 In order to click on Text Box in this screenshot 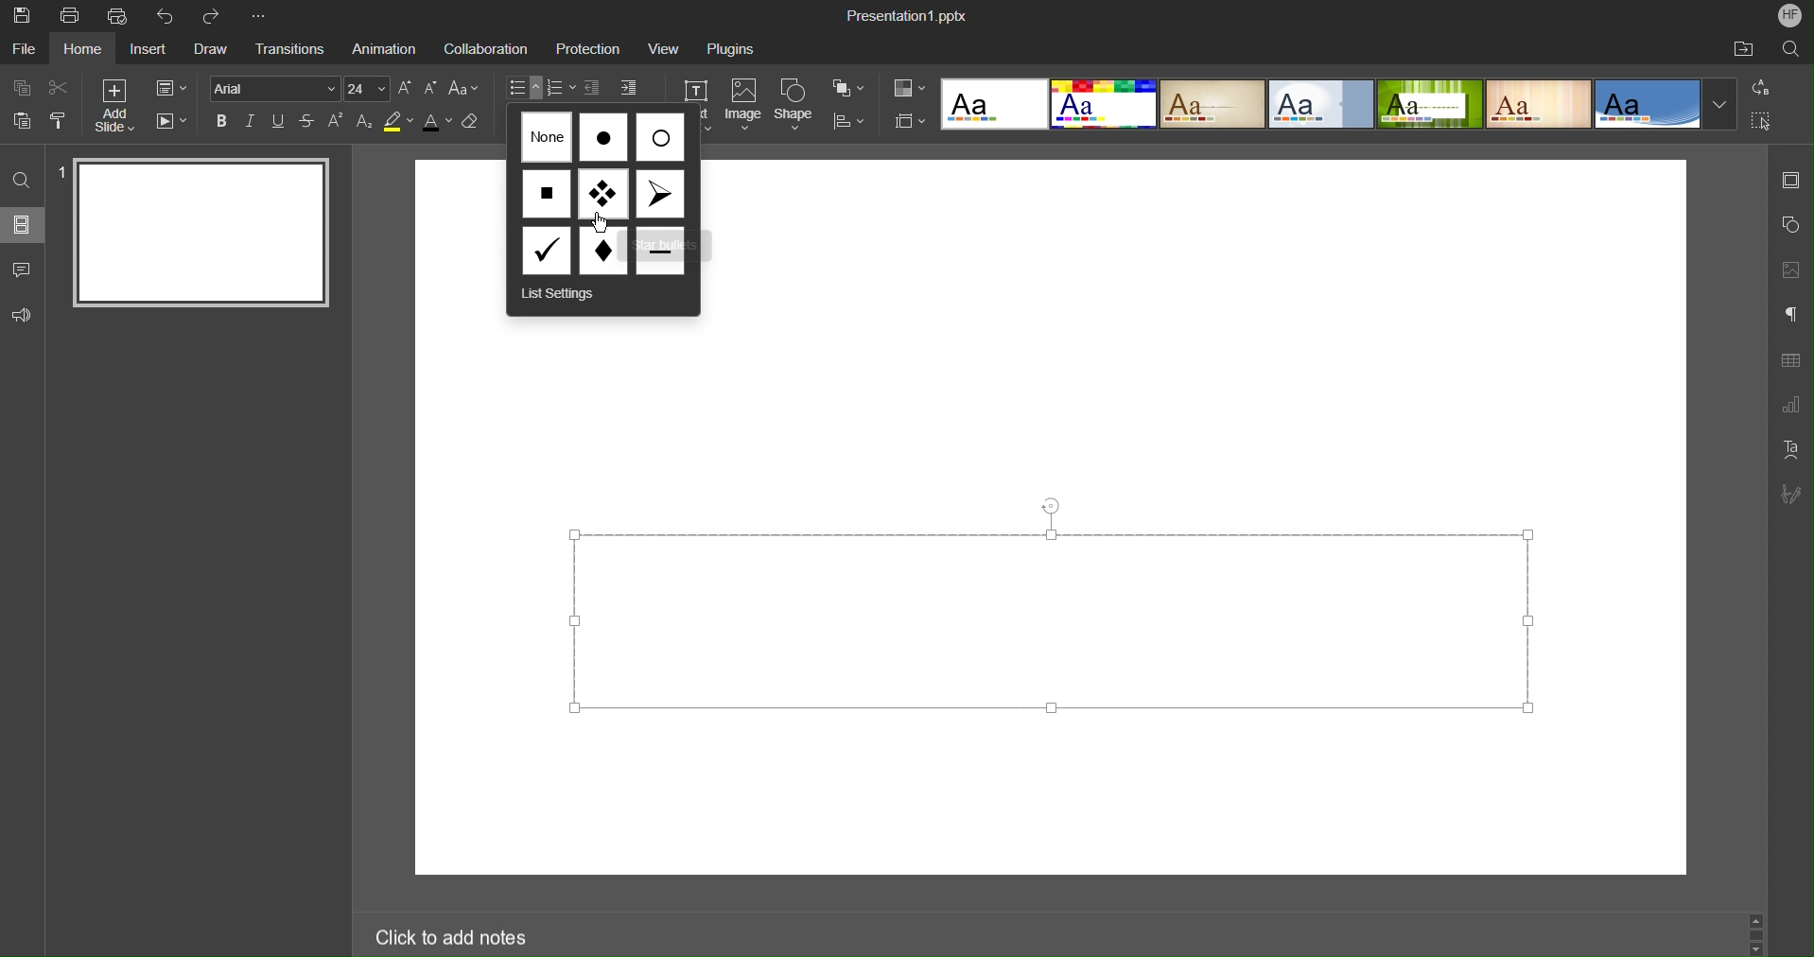, I will do `click(694, 91)`.